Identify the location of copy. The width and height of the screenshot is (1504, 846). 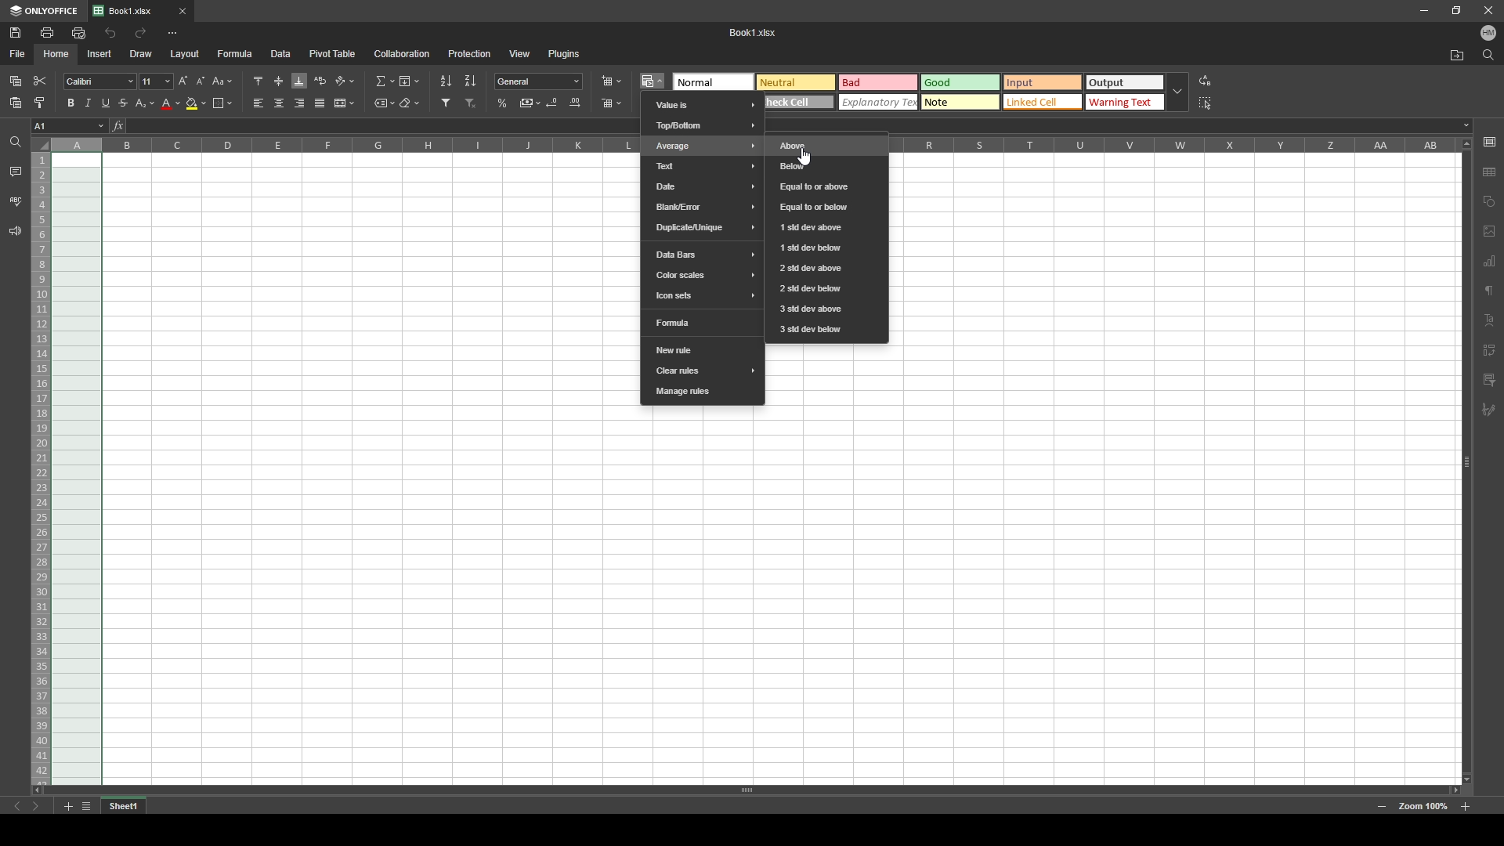
(16, 81).